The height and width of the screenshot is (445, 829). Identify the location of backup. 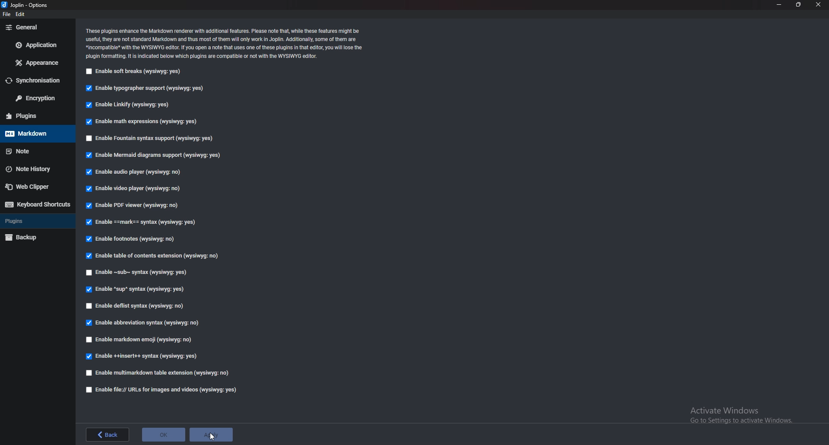
(36, 237).